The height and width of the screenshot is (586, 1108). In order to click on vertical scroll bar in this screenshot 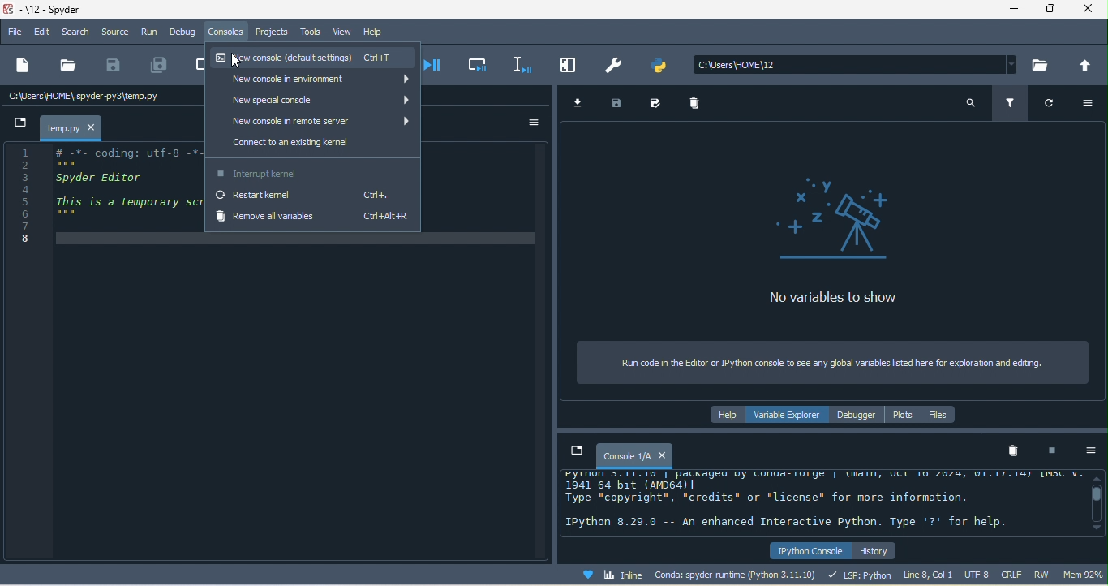, I will do `click(1096, 501)`.